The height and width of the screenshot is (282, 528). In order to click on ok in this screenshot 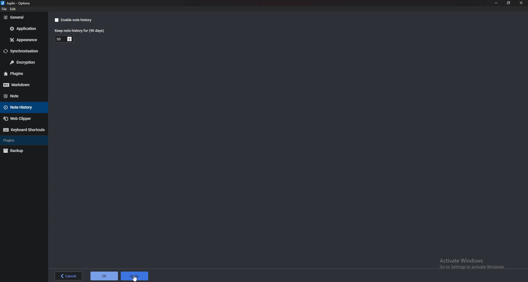, I will do `click(104, 276)`.